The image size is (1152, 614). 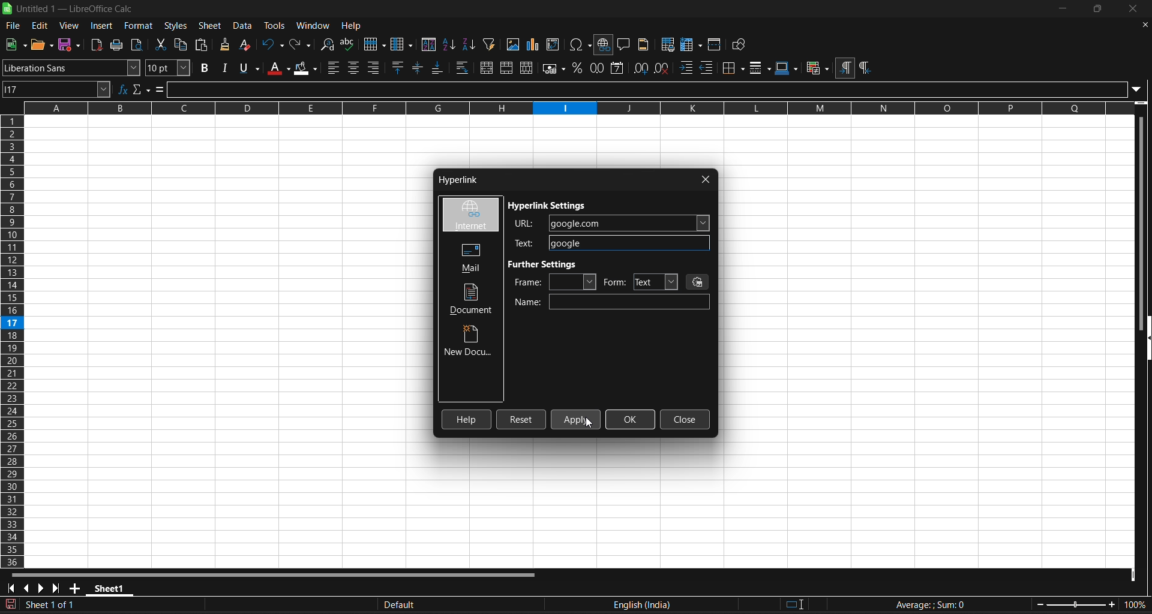 I want to click on default, so click(x=492, y=605).